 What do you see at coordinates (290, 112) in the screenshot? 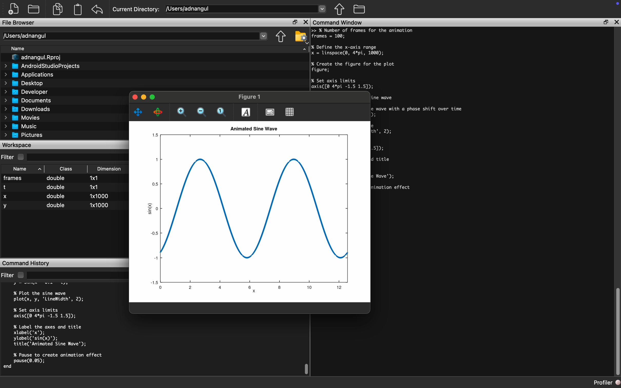
I see `Show Grid` at bounding box center [290, 112].